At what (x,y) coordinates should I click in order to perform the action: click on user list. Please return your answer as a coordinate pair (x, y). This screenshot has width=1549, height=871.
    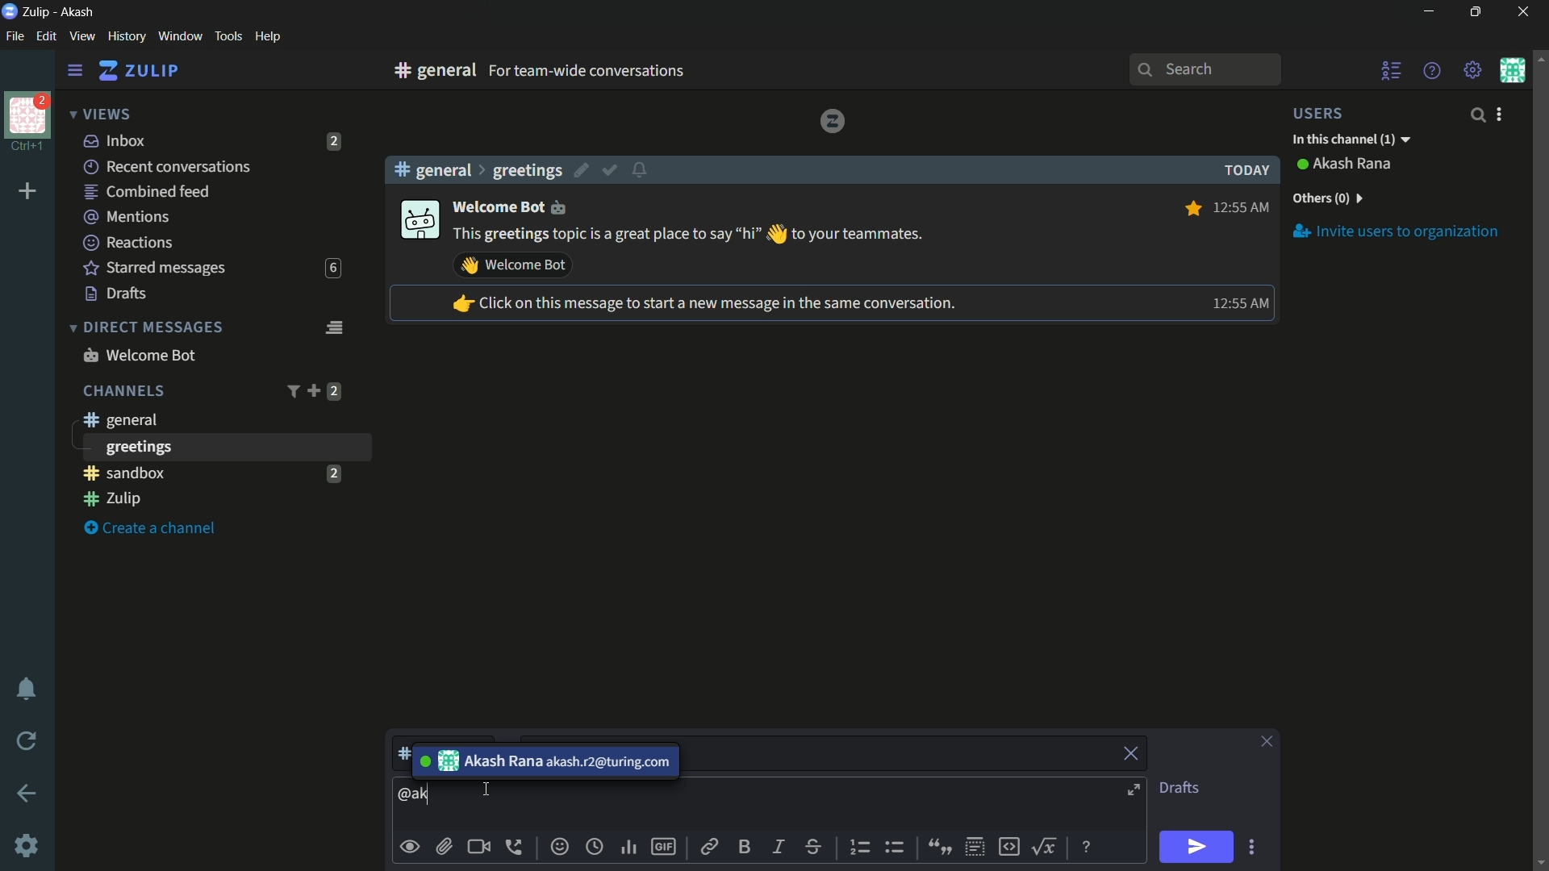
    Looking at the image, I should click on (1392, 70).